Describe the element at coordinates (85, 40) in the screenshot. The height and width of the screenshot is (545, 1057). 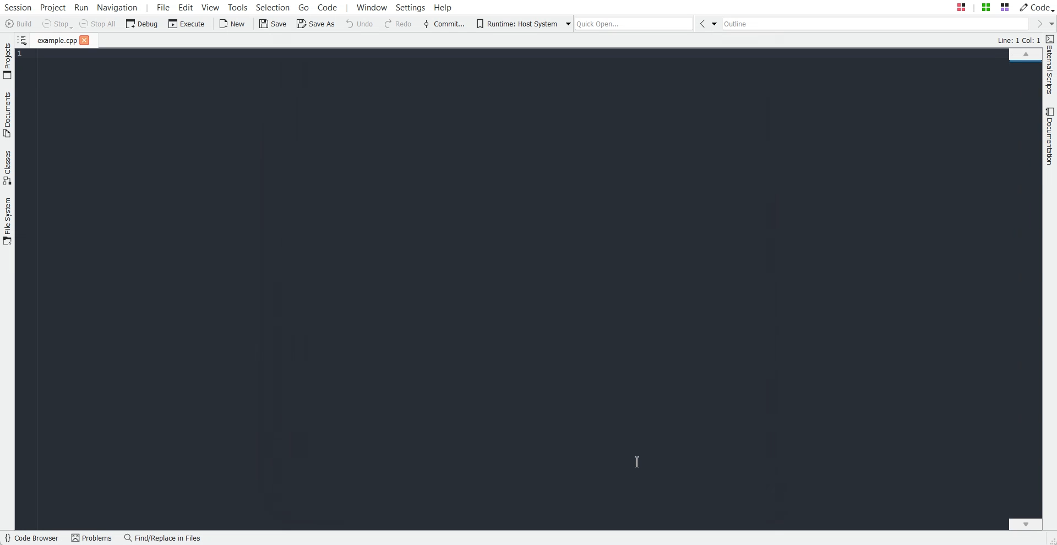
I see `Close` at that location.